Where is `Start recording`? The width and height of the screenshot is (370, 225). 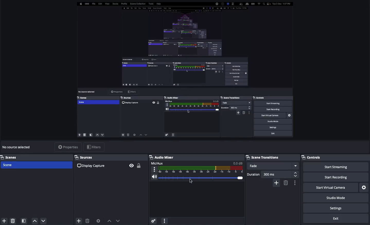
Start recording is located at coordinates (336, 178).